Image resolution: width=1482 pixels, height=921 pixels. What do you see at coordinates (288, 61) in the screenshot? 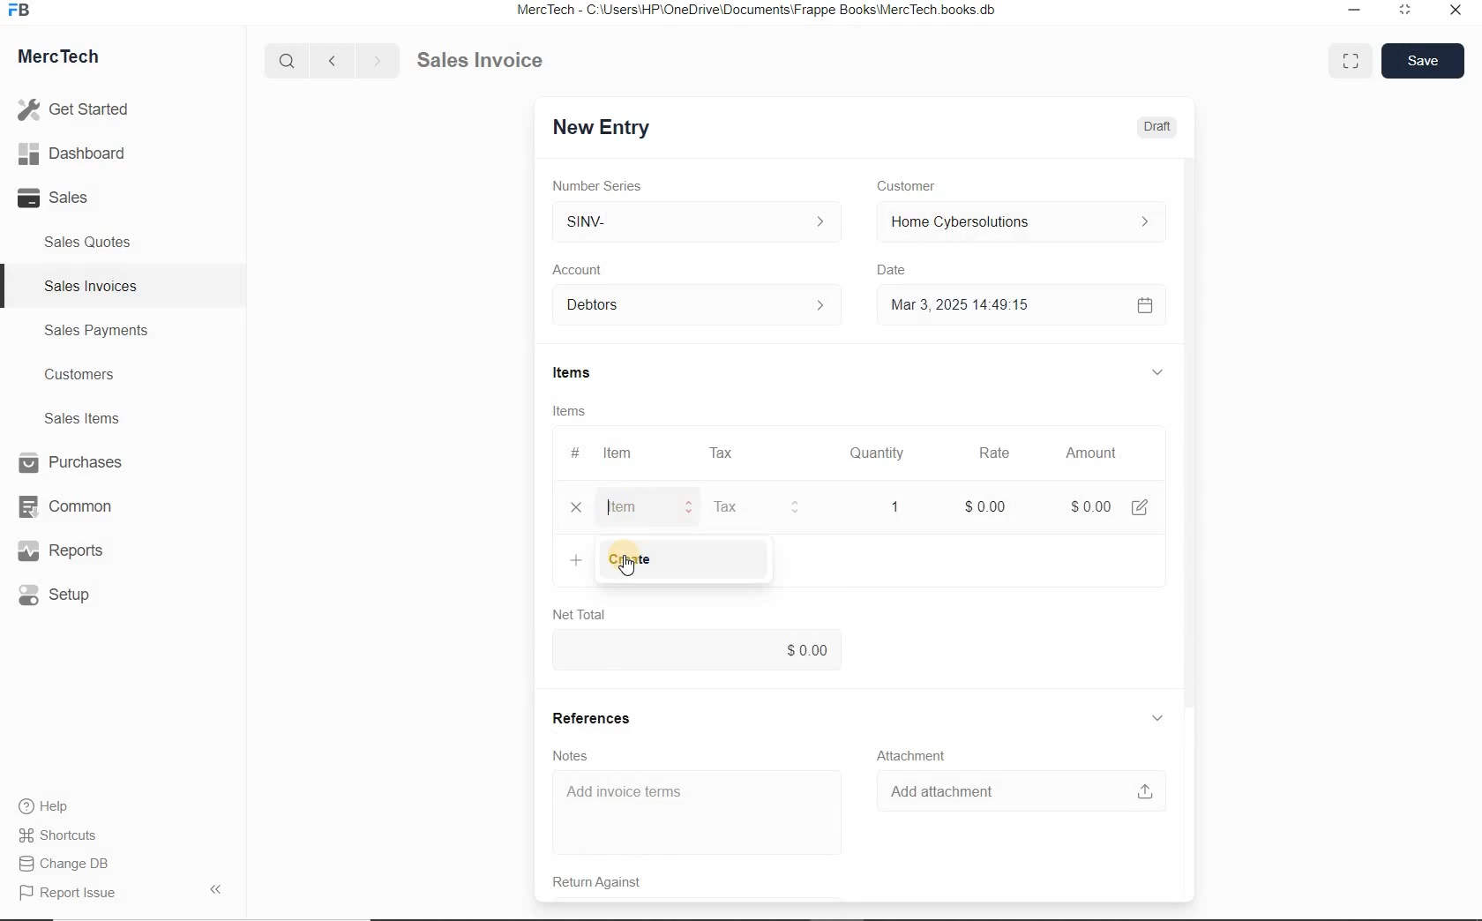
I see `Search` at bounding box center [288, 61].